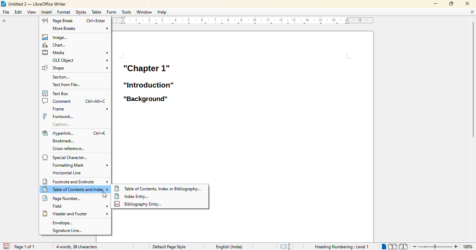  Describe the element at coordinates (471, 108) in the screenshot. I see `vertical scroll bar` at that location.